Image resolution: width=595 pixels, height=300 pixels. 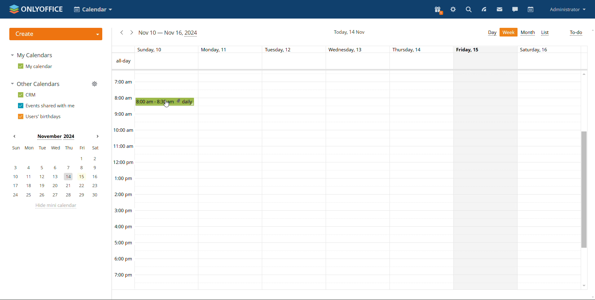 What do you see at coordinates (123, 174) in the screenshot?
I see `time of the day` at bounding box center [123, 174].